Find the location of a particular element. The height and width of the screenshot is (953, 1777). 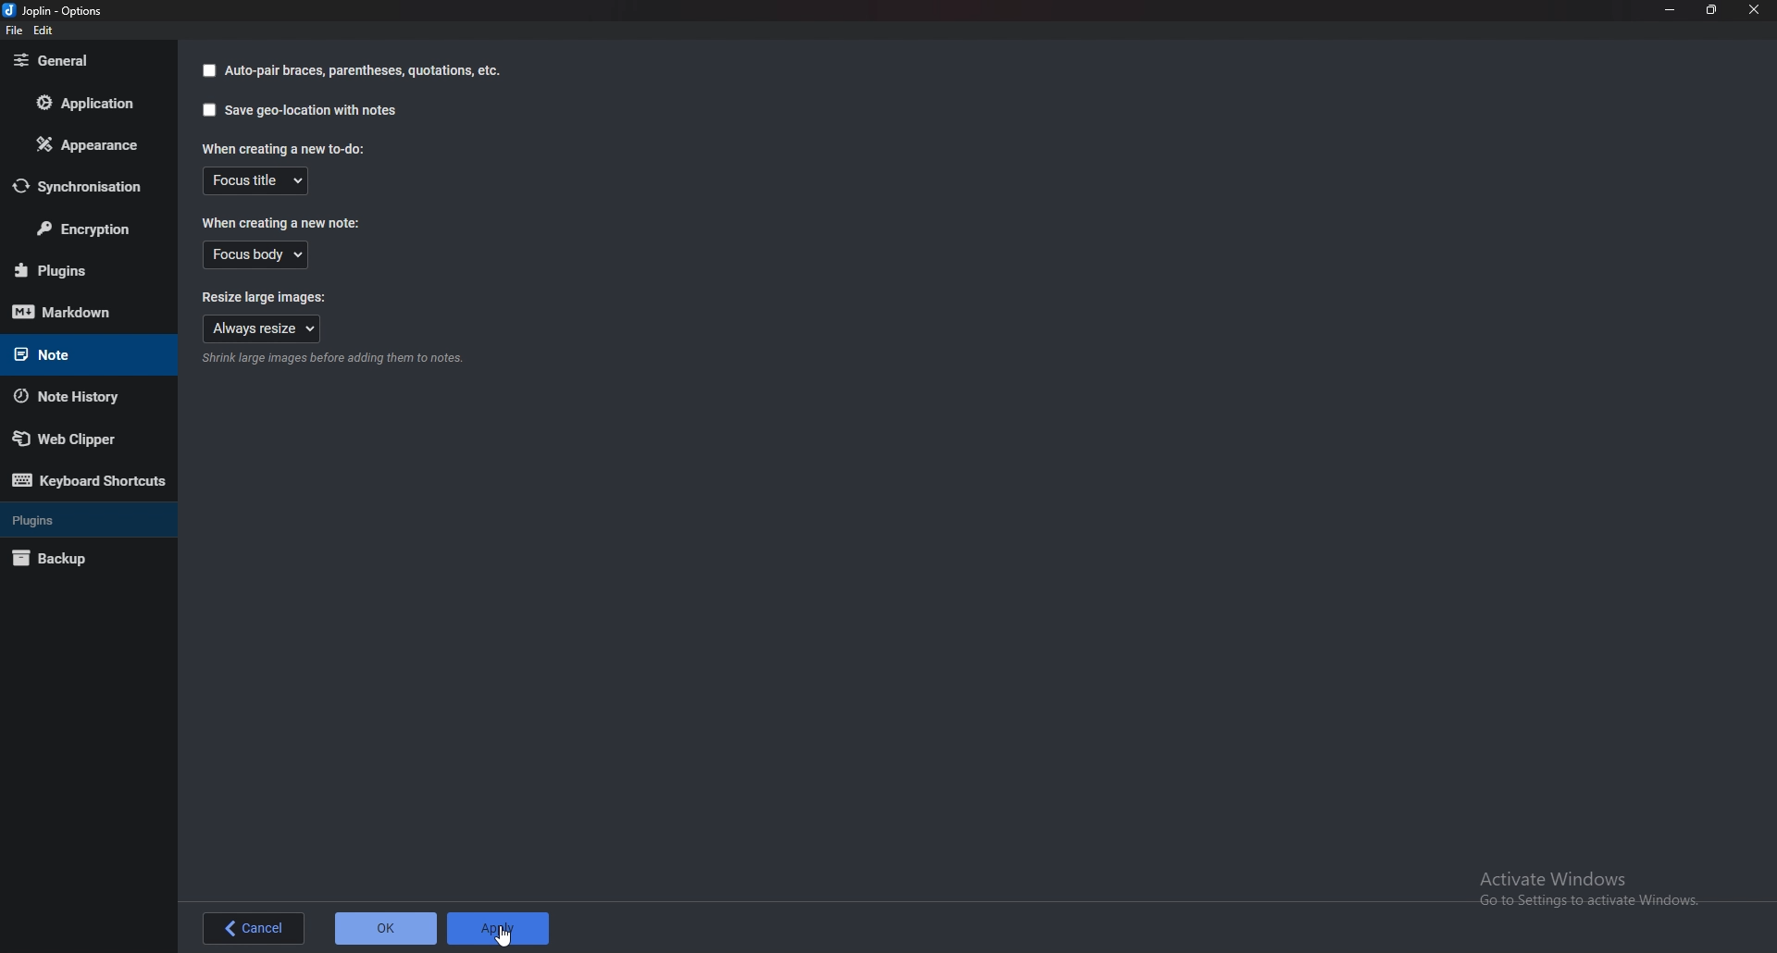

joplin - option is located at coordinates (56, 10).